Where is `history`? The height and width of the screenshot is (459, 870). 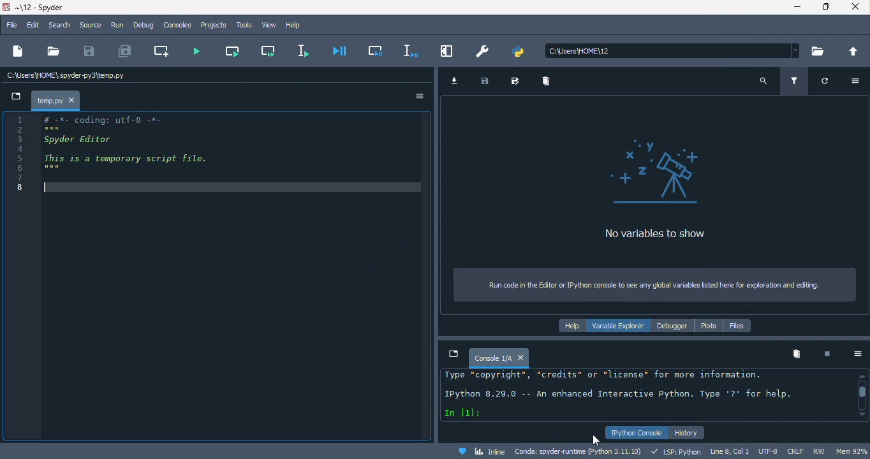
history is located at coordinates (687, 433).